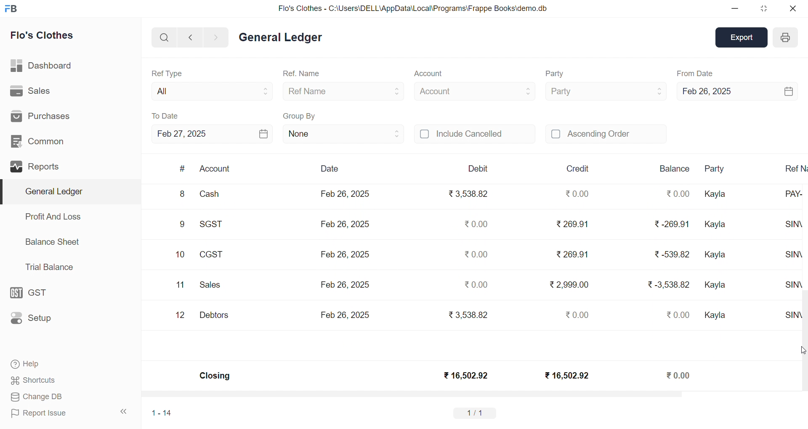 The width and height of the screenshot is (808, 429). Describe the element at coordinates (345, 193) in the screenshot. I see `Feb 26, 2025` at that location.